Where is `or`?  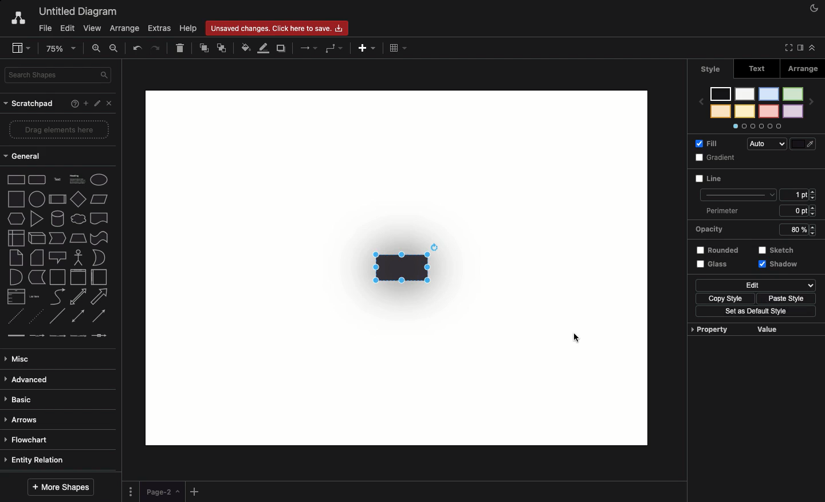
or is located at coordinates (101, 257).